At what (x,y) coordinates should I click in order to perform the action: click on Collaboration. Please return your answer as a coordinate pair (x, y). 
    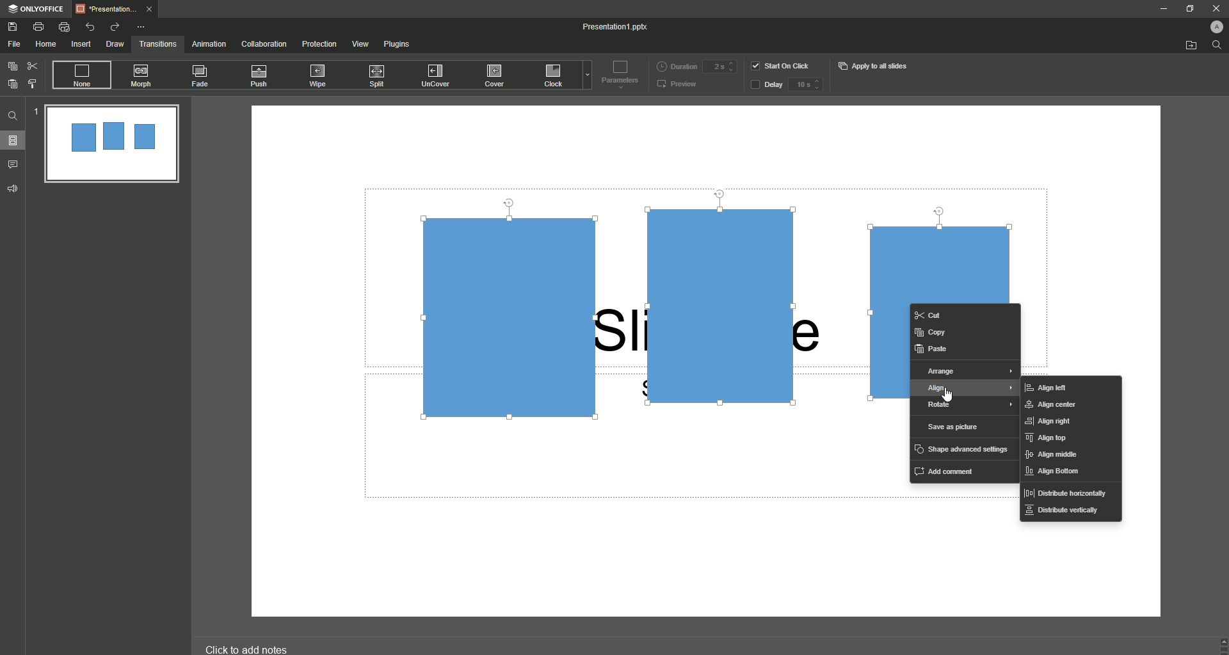
    Looking at the image, I should click on (264, 45).